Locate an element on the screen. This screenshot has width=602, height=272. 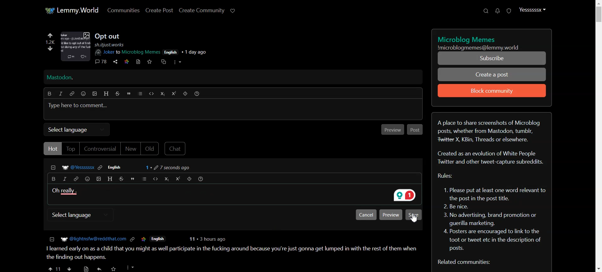
Italic is located at coordinates (60, 93).